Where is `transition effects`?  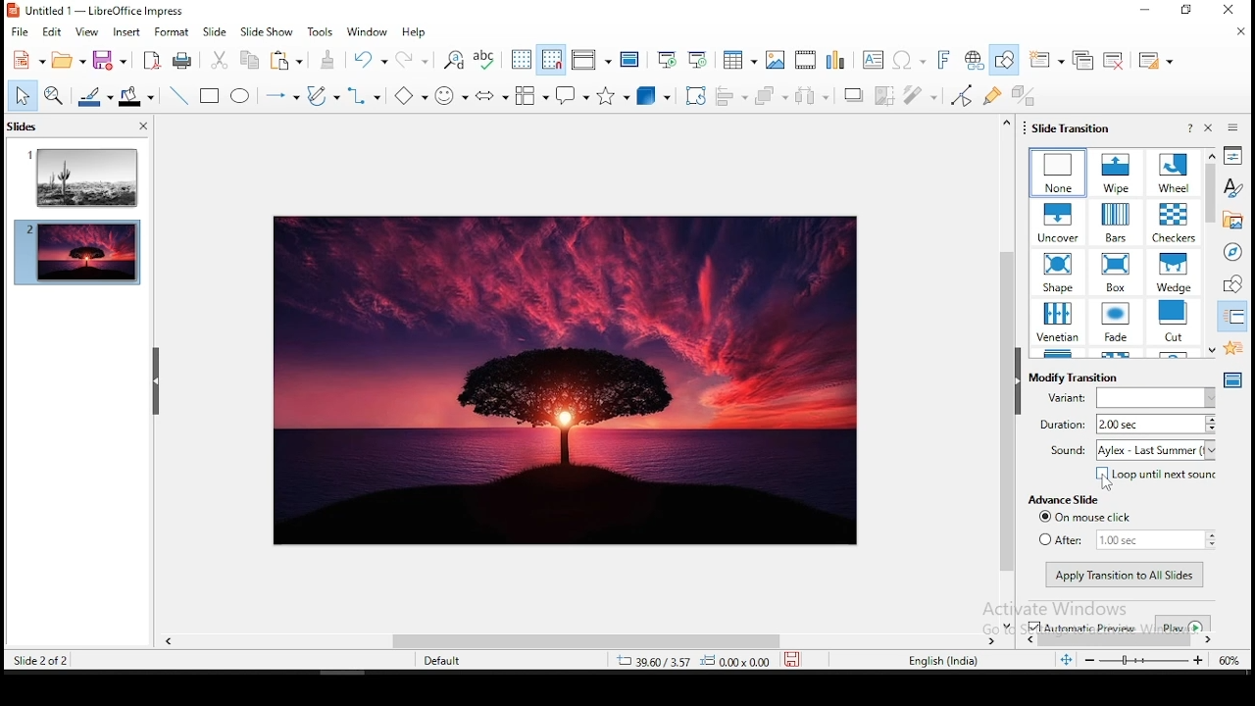
transition effects is located at coordinates (1114, 321).